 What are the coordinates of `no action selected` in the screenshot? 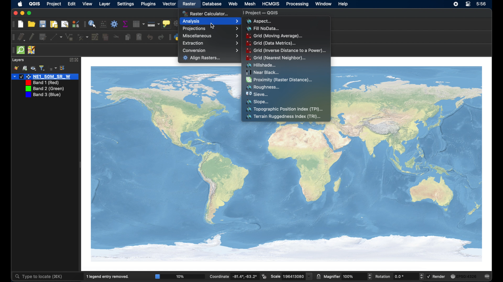 It's located at (174, 24).